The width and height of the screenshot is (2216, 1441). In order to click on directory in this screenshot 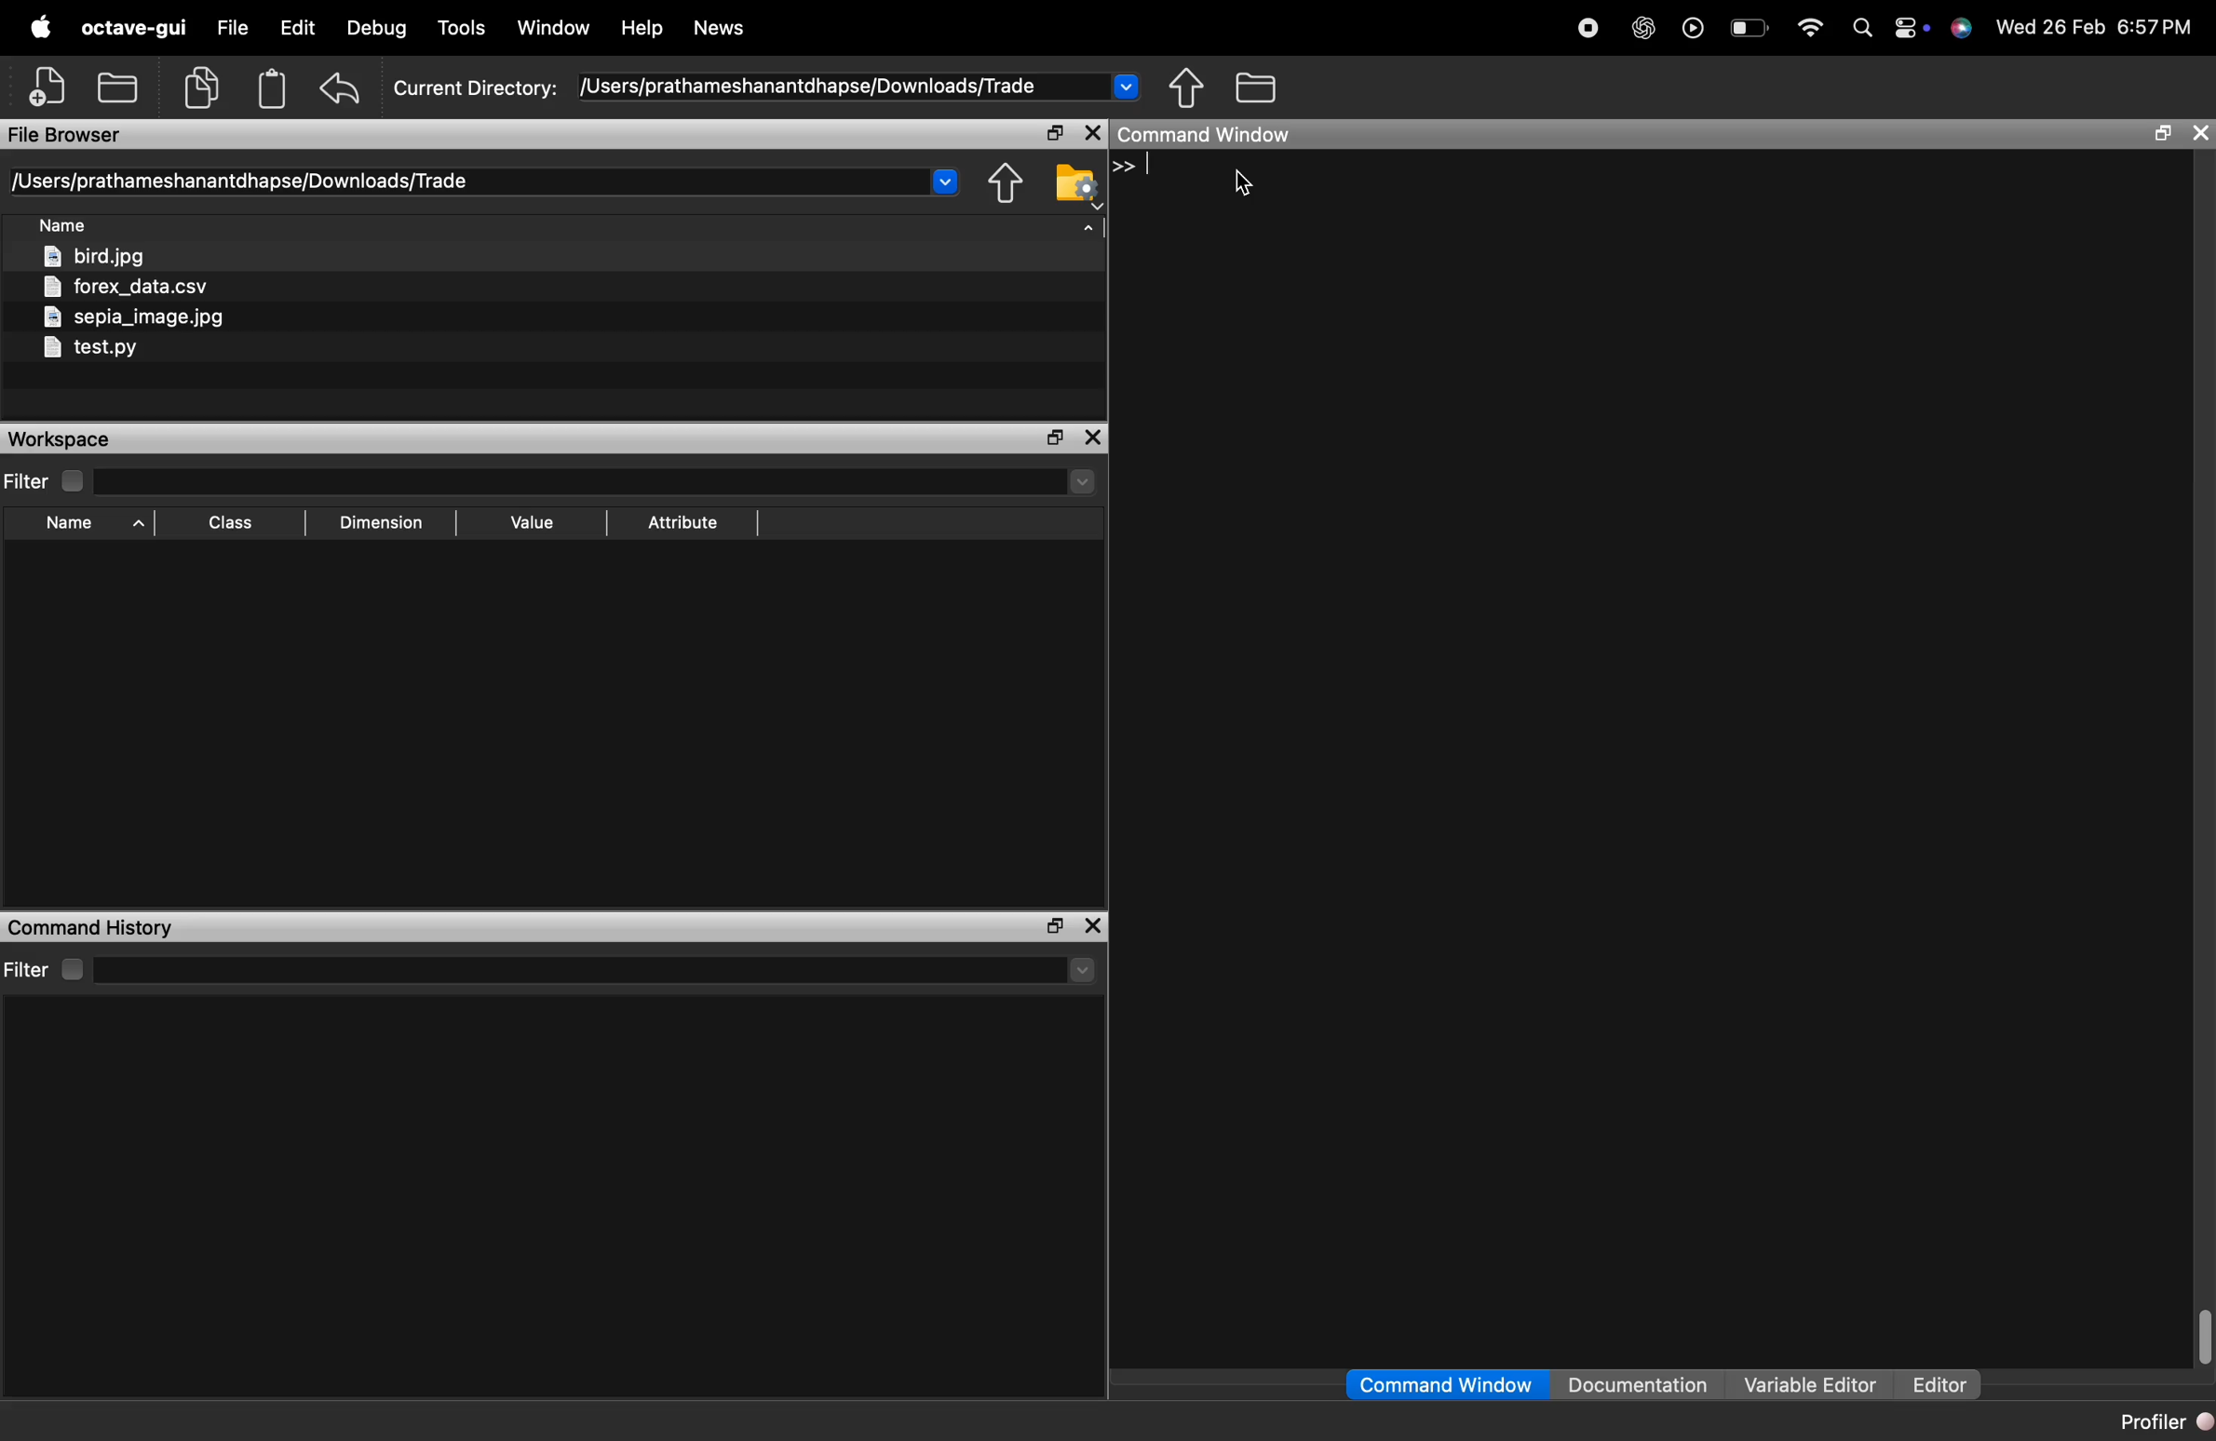, I will do `click(486, 182)`.